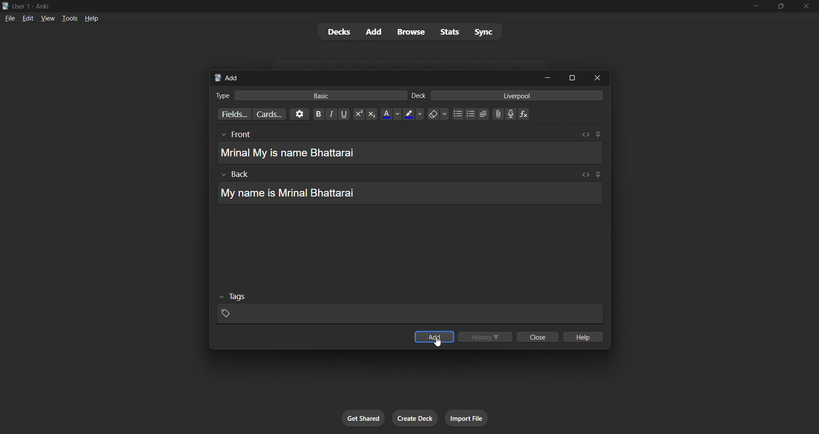 The height and width of the screenshot is (434, 819). I want to click on close, so click(595, 77).